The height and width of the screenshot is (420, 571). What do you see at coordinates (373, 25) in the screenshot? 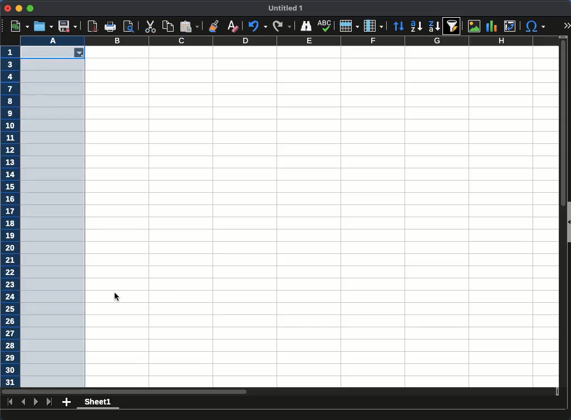
I see `column` at bounding box center [373, 25].